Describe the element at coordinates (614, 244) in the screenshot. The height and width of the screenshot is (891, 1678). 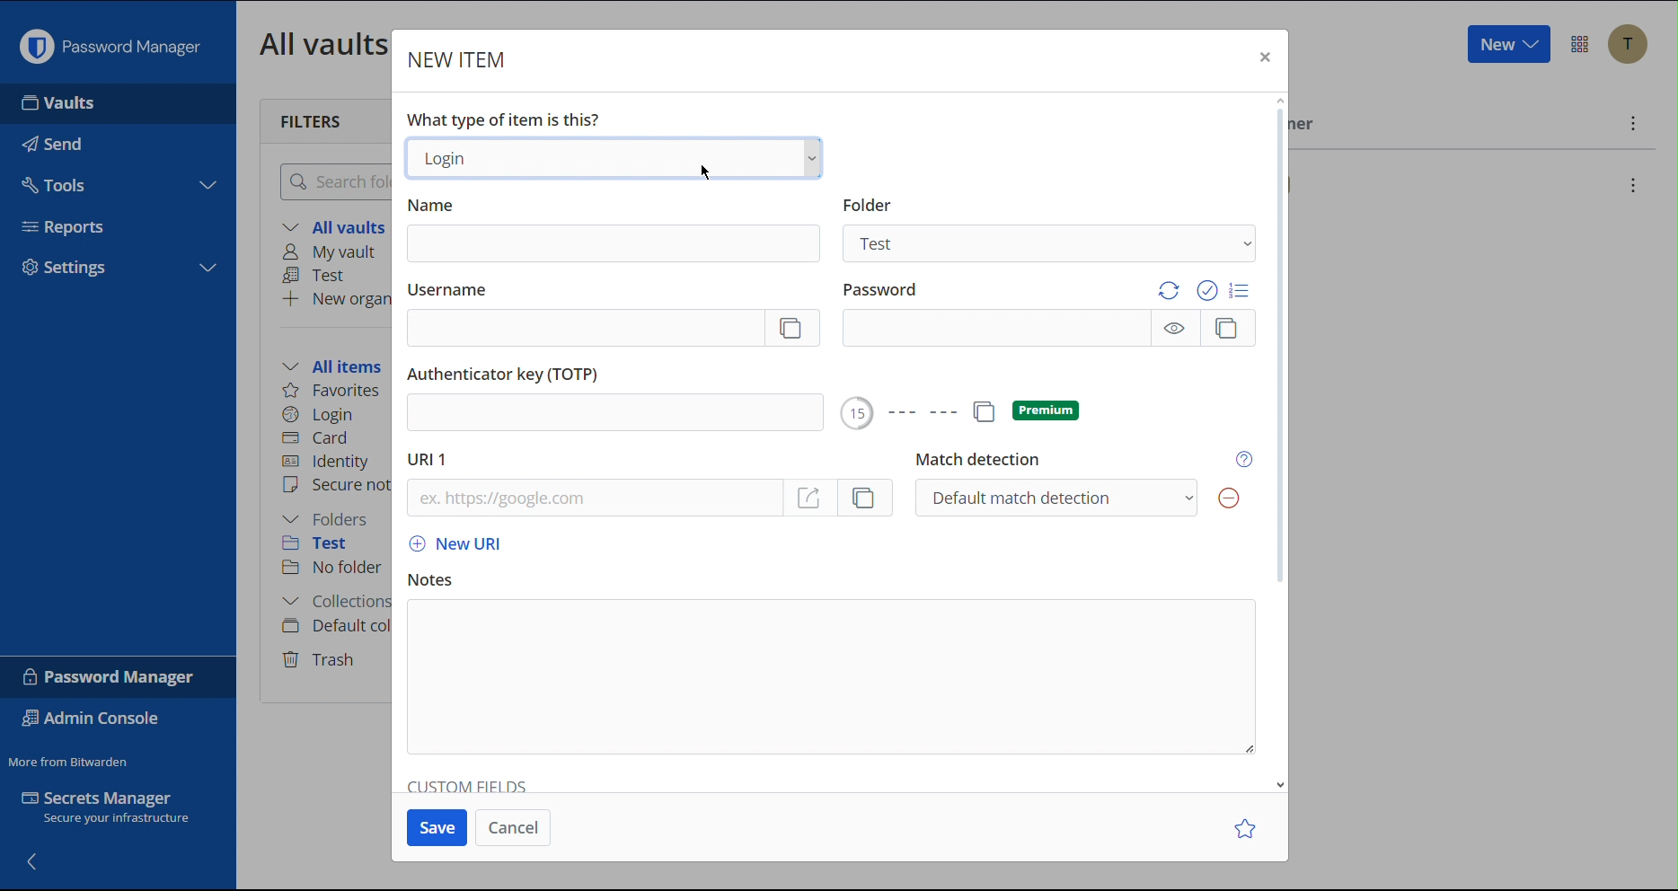
I see `Name` at that location.